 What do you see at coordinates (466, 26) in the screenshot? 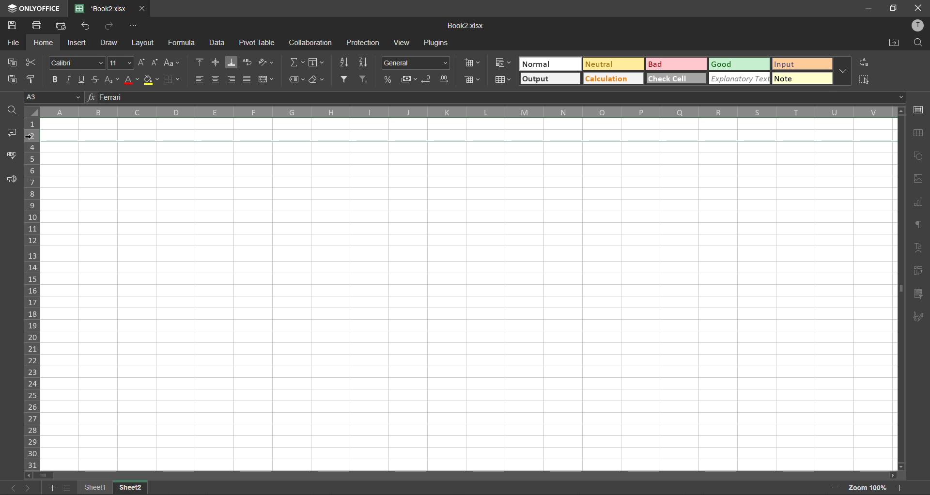
I see `Book2.xlsx` at bounding box center [466, 26].